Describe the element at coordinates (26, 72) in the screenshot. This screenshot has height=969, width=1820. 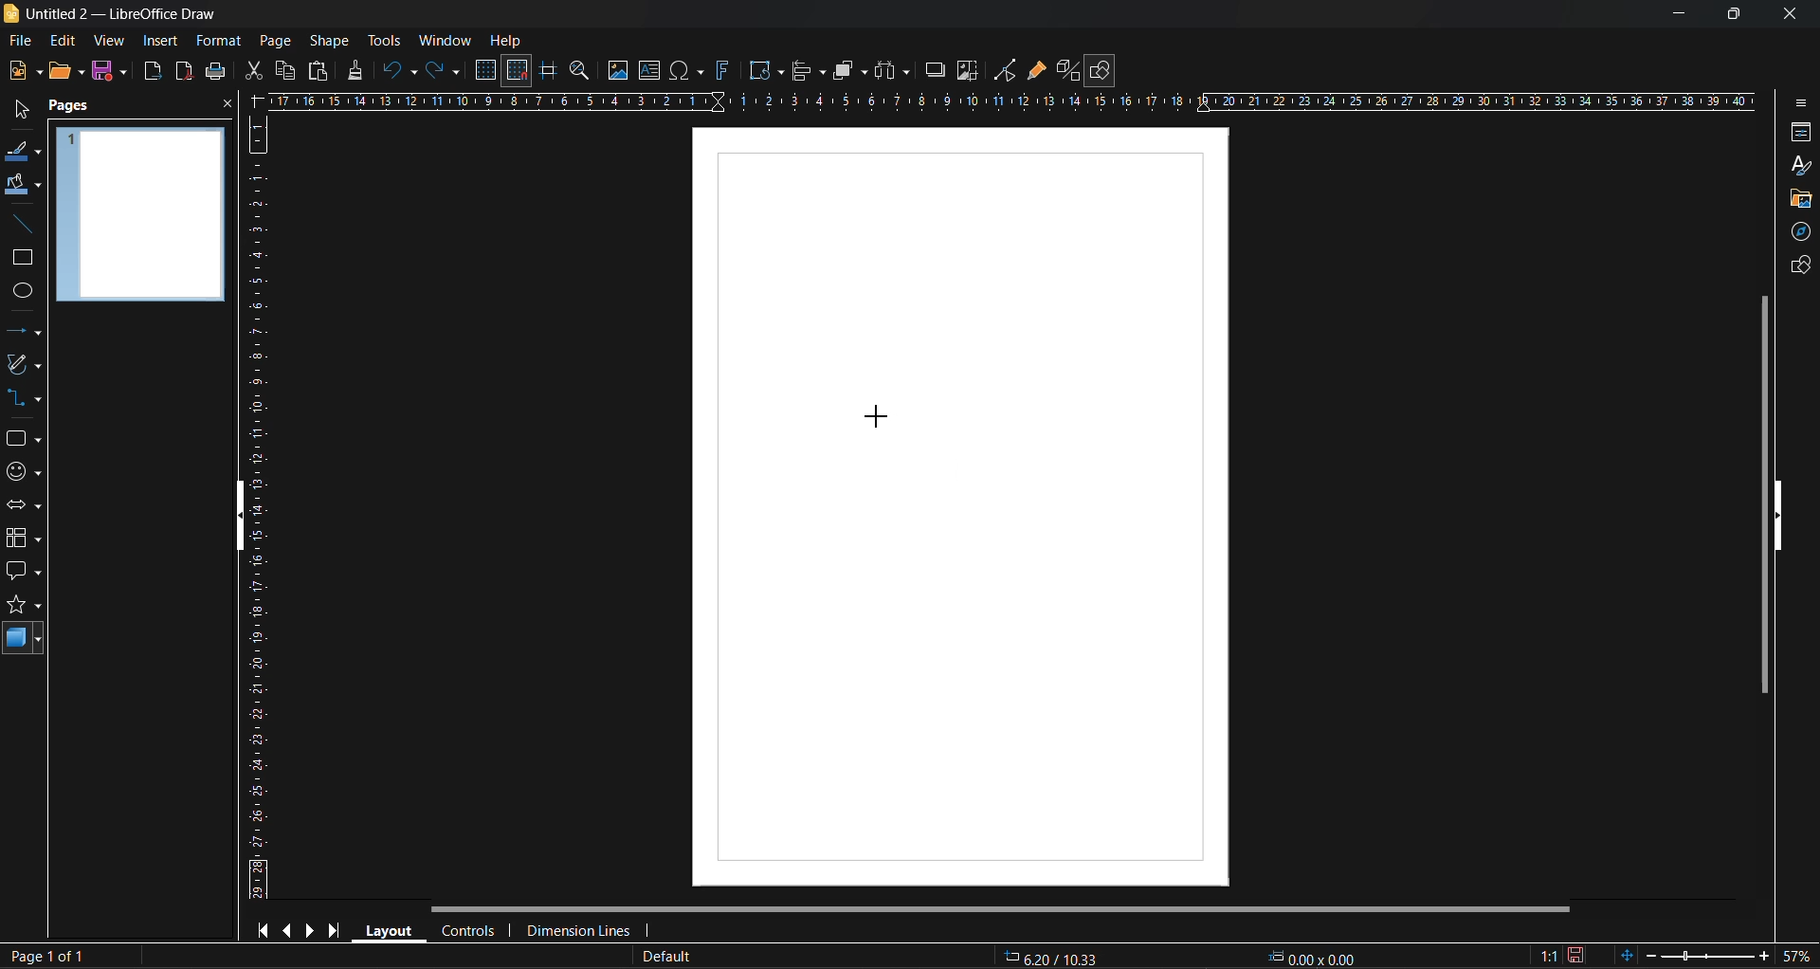
I see `new` at that location.